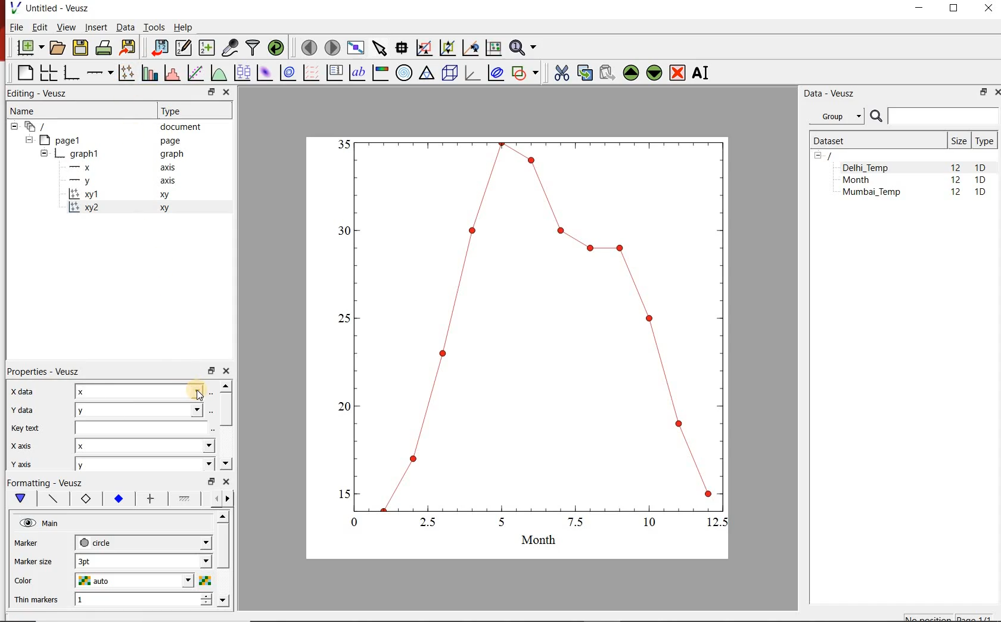  What do you see at coordinates (531, 340) in the screenshot?
I see `graph1` at bounding box center [531, 340].